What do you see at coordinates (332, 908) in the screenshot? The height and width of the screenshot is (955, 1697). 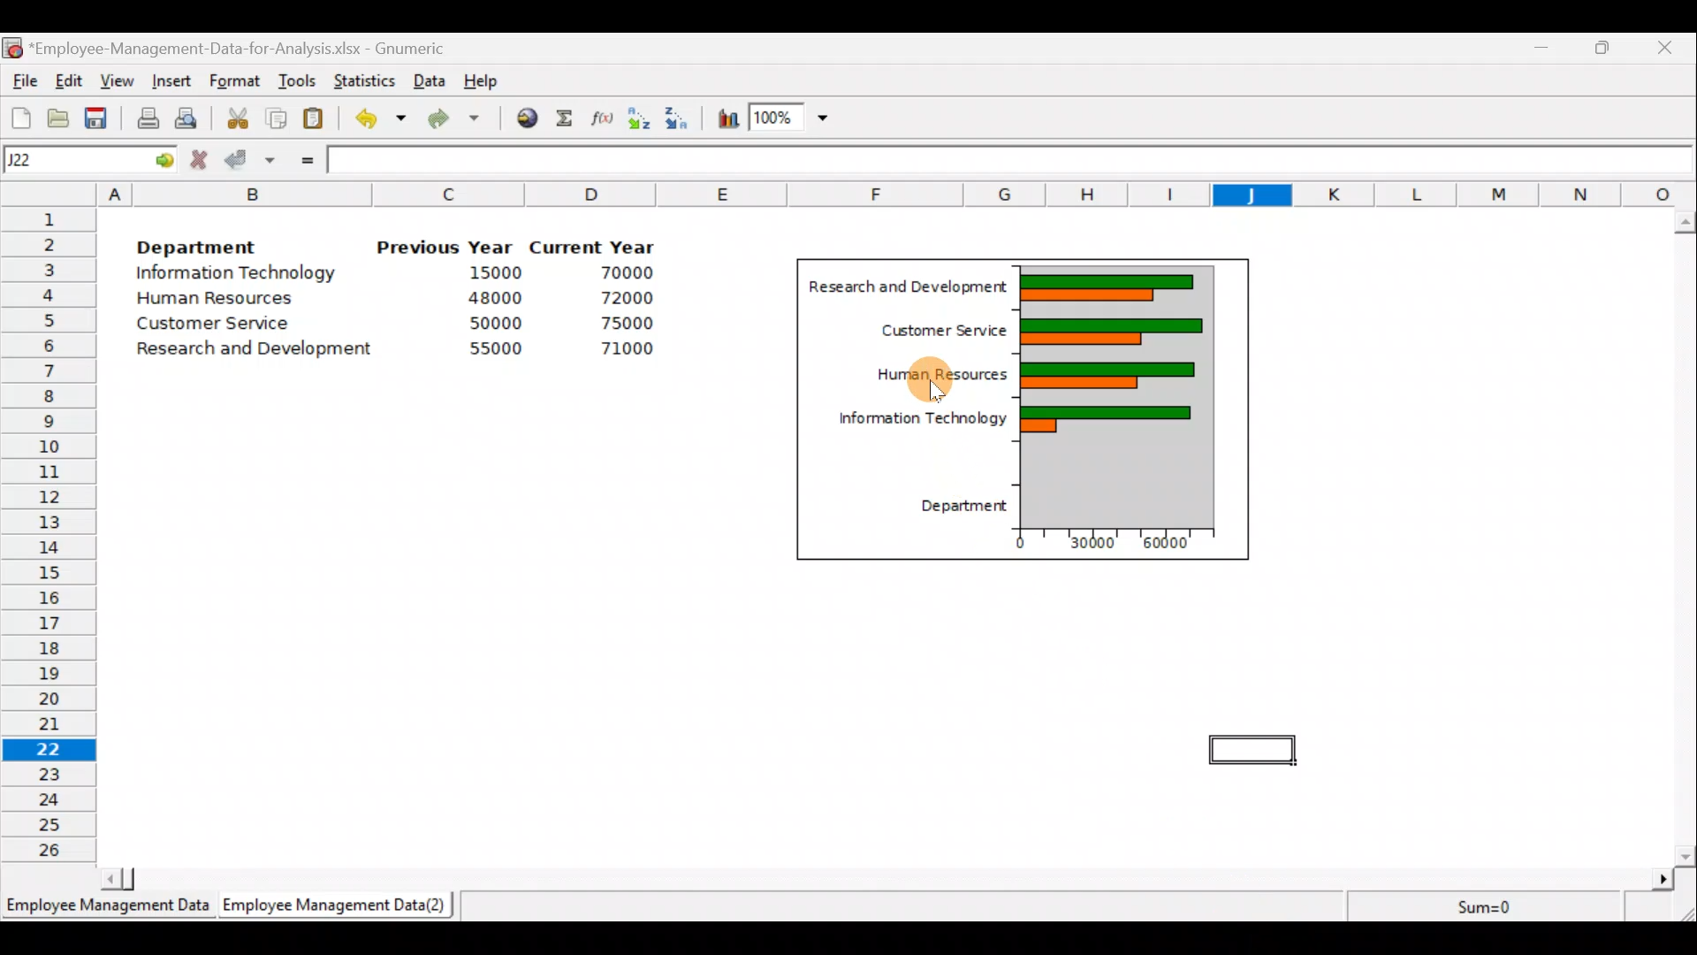 I see `Employee Management Data (2)` at bounding box center [332, 908].